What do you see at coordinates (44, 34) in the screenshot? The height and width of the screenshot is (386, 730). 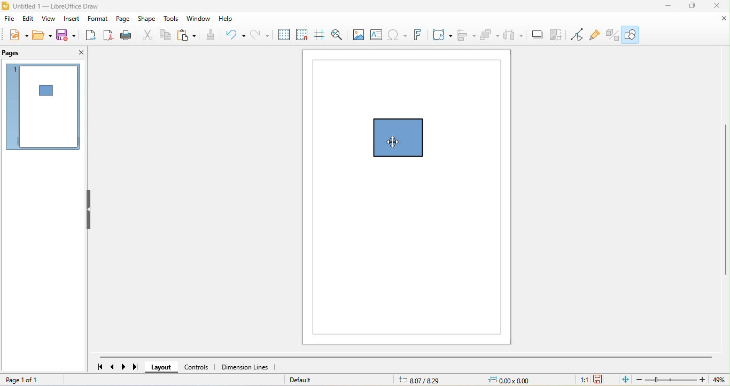 I see `open` at bounding box center [44, 34].